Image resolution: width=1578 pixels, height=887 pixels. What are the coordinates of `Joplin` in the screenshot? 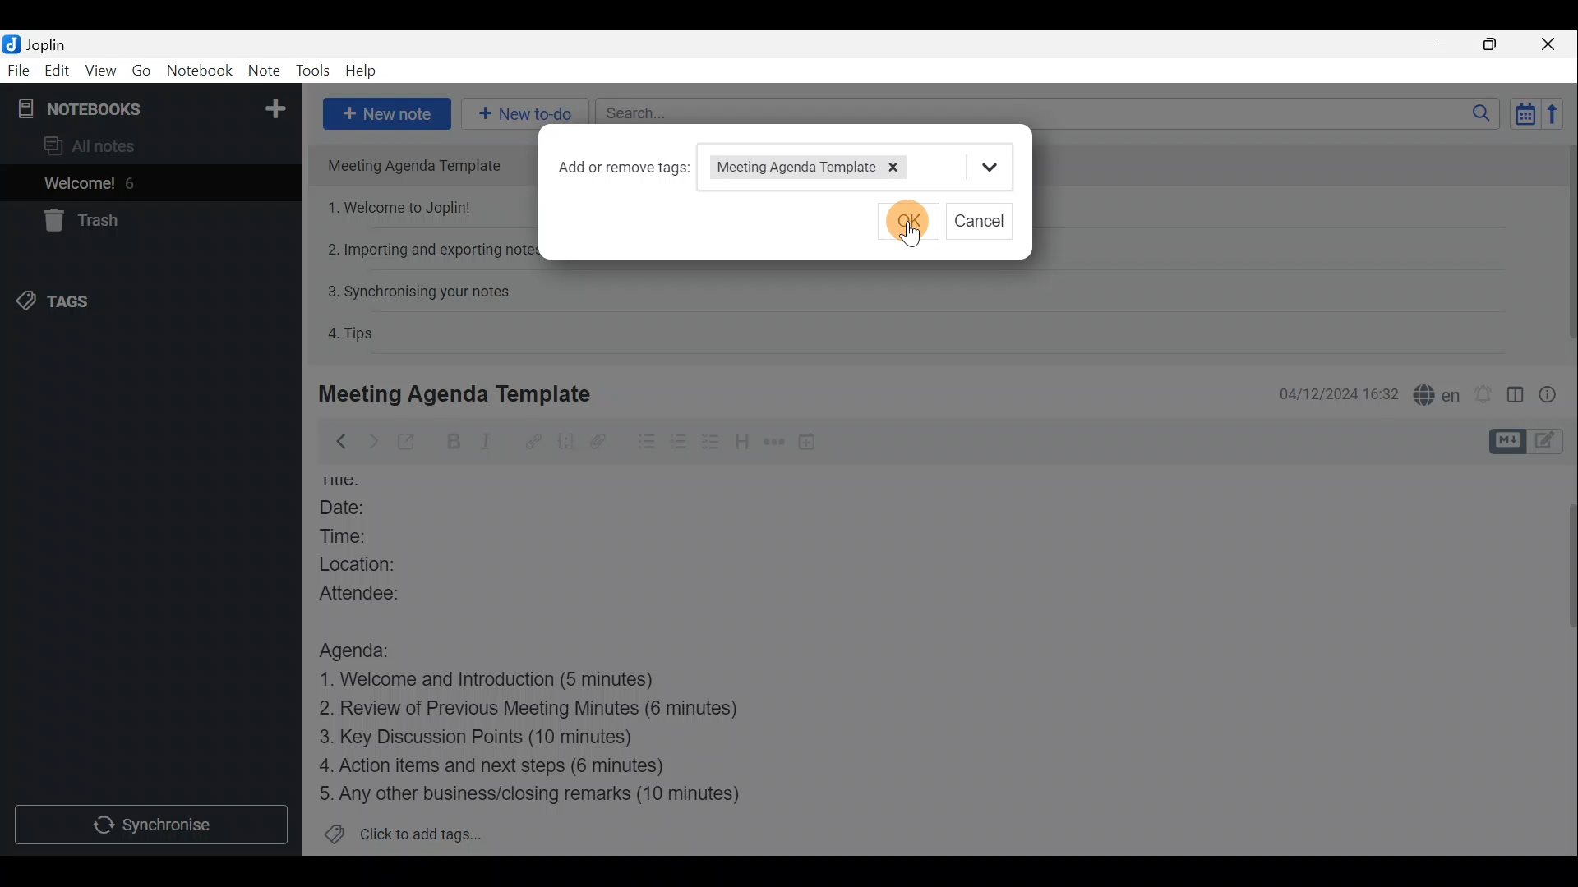 It's located at (45, 44).